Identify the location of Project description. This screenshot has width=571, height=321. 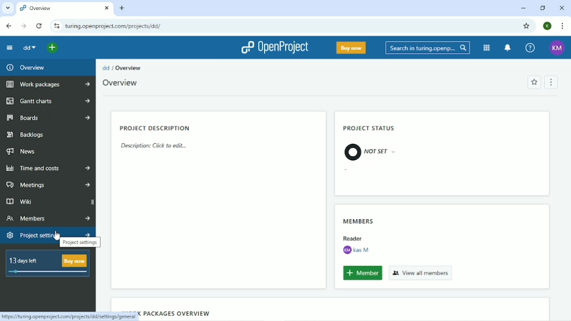
(154, 129).